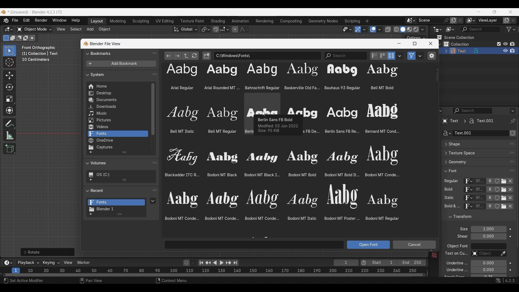 Image resolution: width=519 pixels, height=292 pixels. What do you see at coordinates (409, 29) in the screenshot?
I see `Viewport shading, material preview` at bounding box center [409, 29].